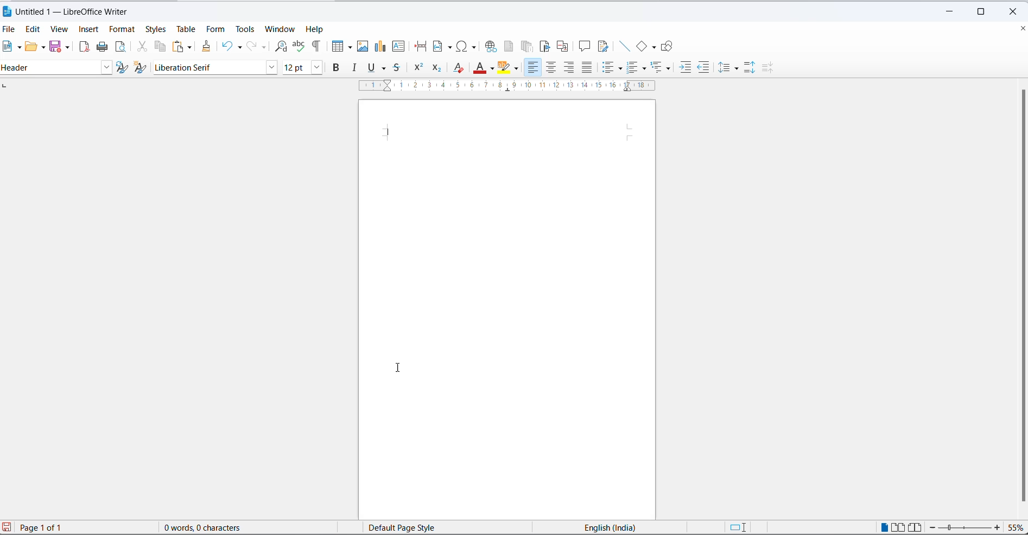  Describe the element at coordinates (264, 47) in the screenshot. I see `redo options` at that location.